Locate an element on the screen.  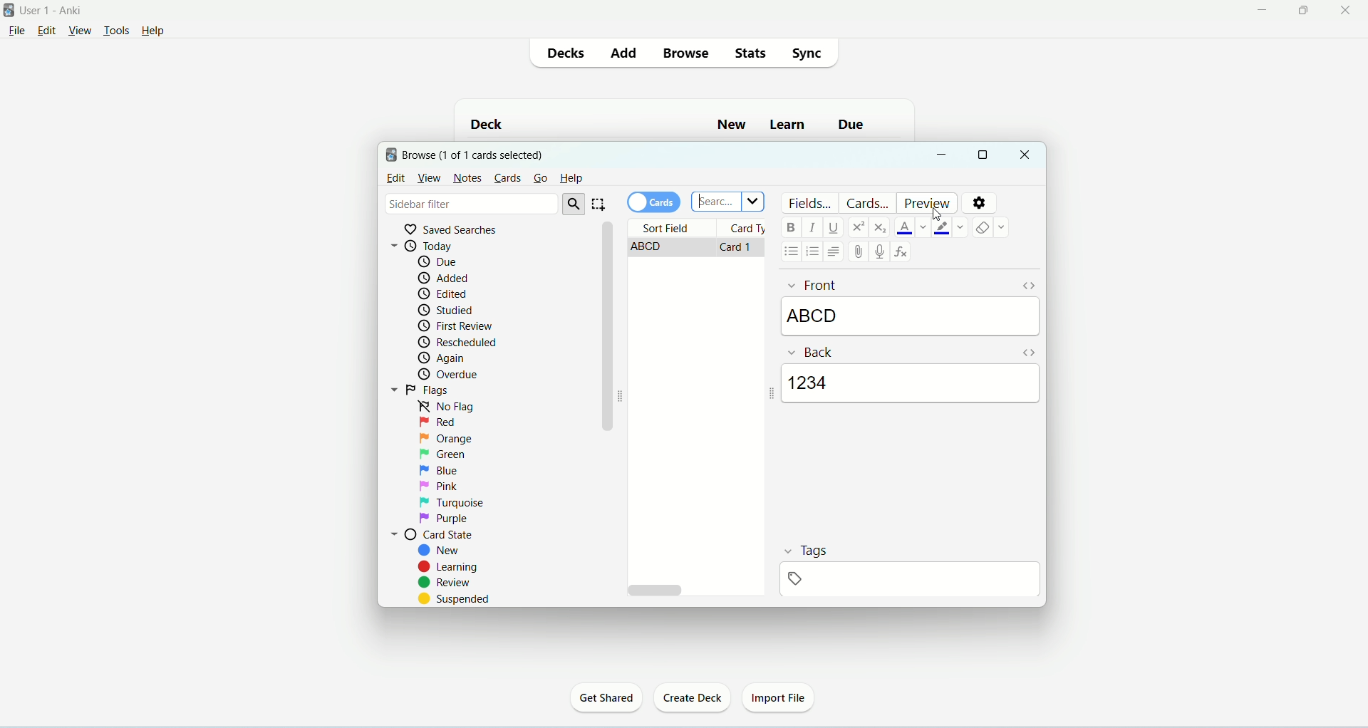
help is located at coordinates (571, 180).